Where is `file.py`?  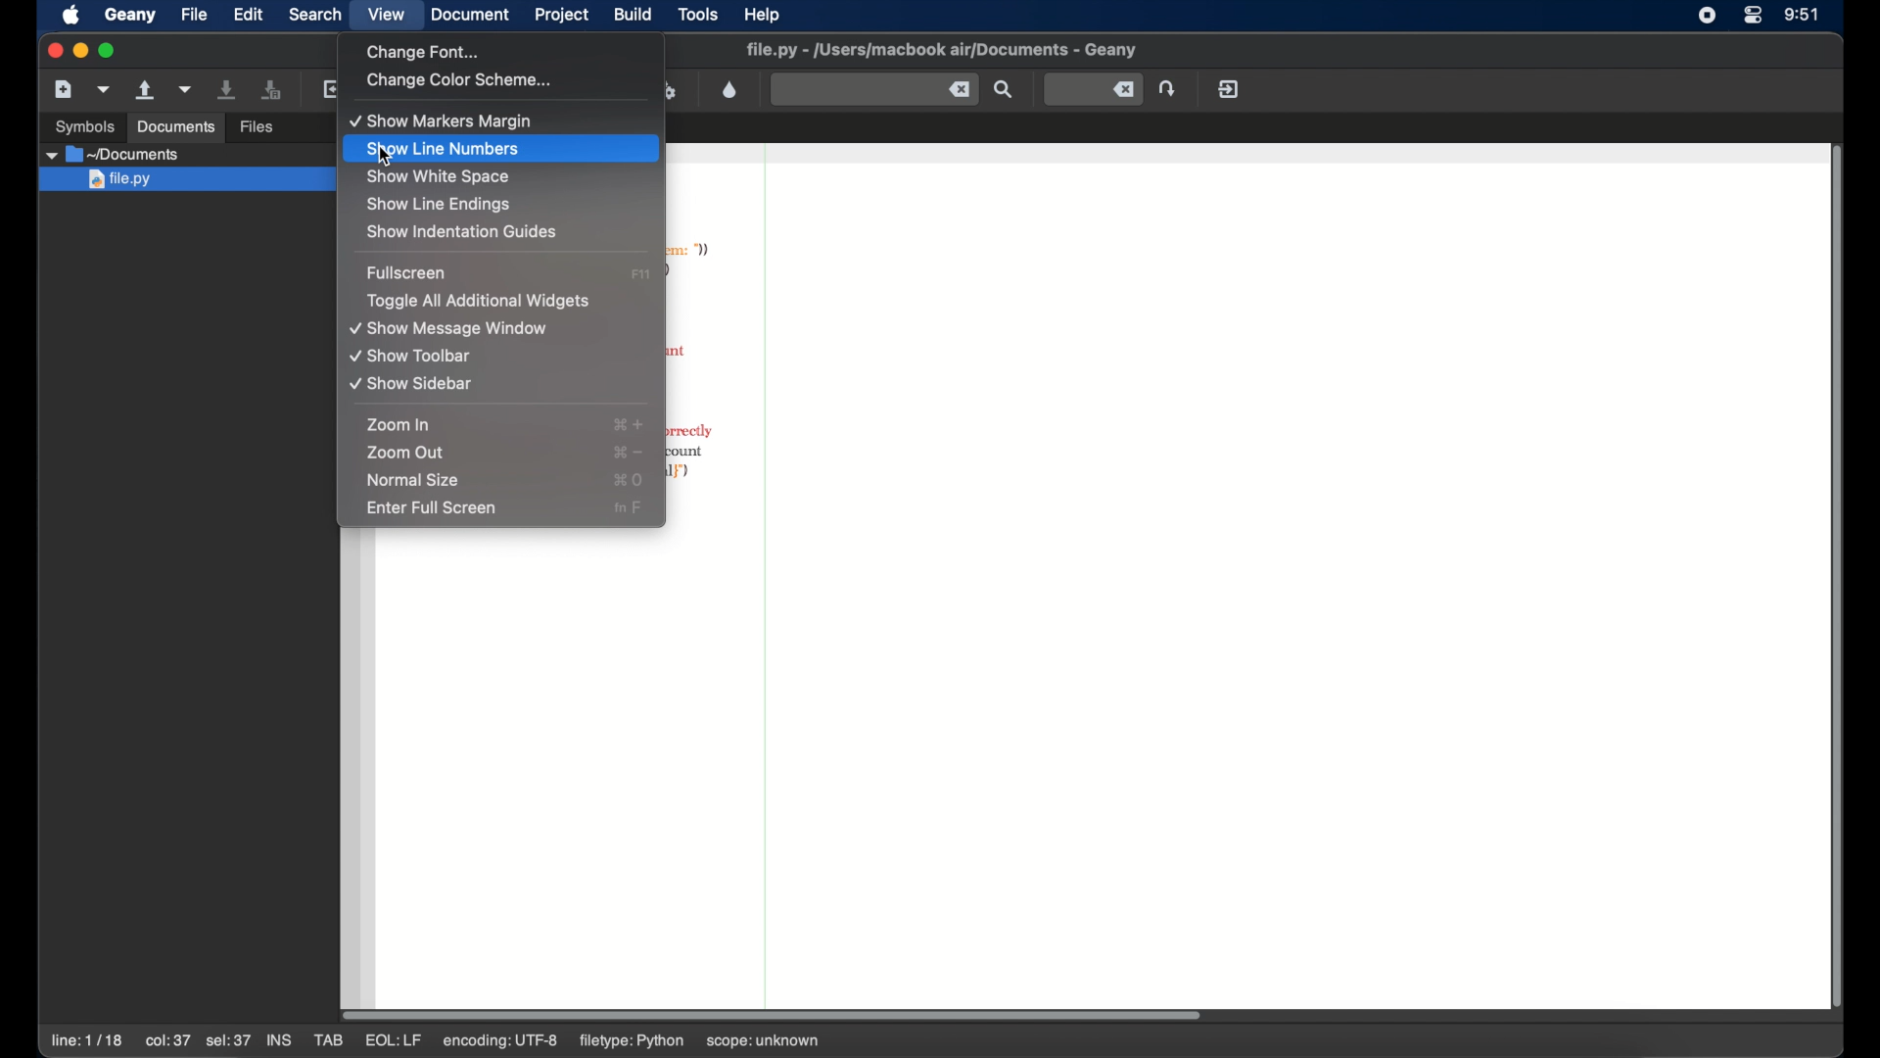
file.py is located at coordinates (189, 178).